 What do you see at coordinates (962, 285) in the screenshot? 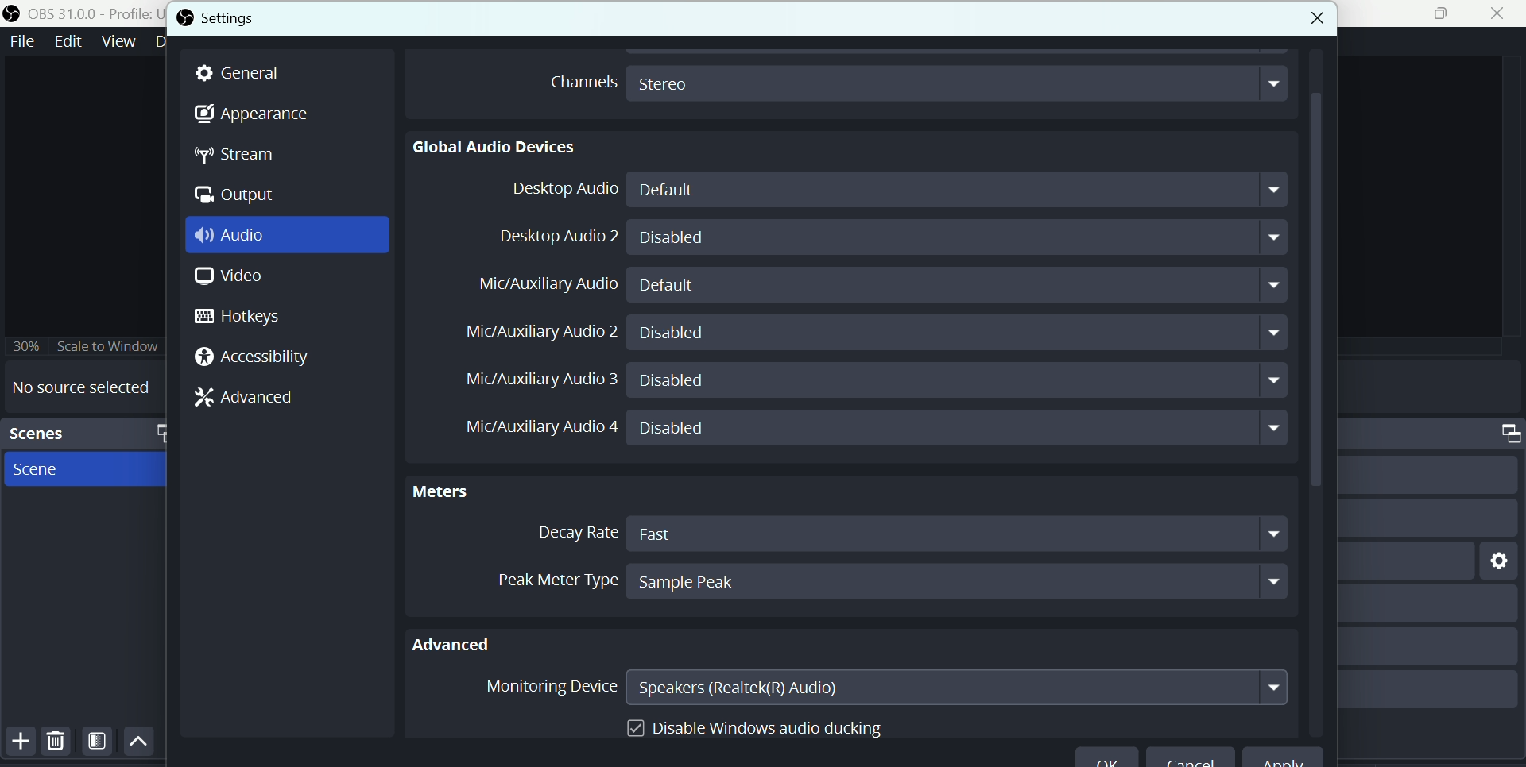
I see `Default` at bounding box center [962, 285].